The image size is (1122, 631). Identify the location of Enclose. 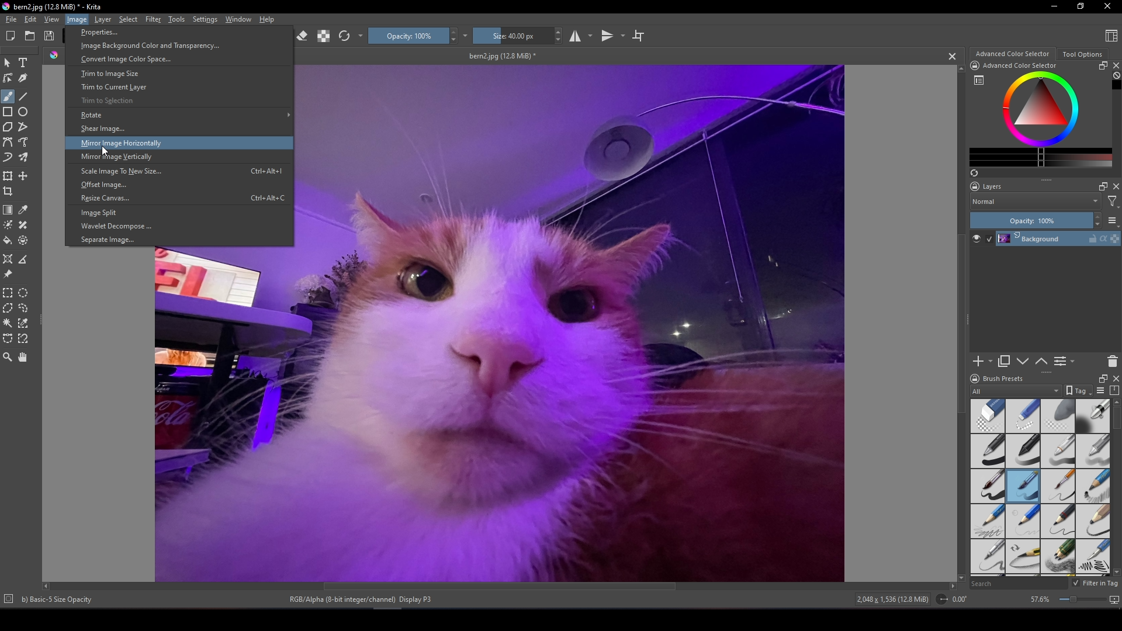
(23, 240).